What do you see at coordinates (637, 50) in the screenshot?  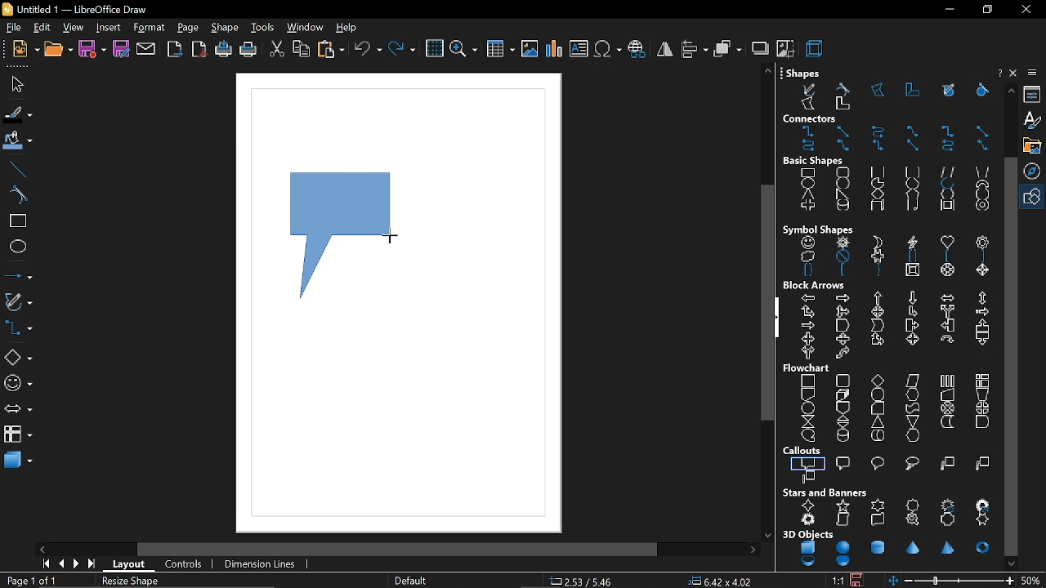 I see `insert hyperlink` at bounding box center [637, 50].